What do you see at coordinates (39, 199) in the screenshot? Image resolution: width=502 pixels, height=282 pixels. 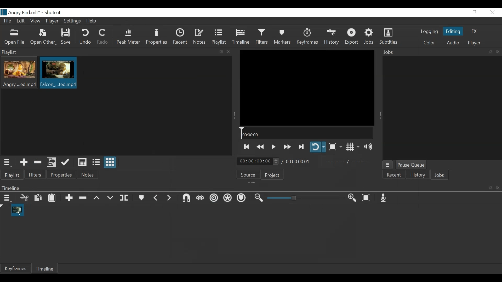 I see `Copy` at bounding box center [39, 199].